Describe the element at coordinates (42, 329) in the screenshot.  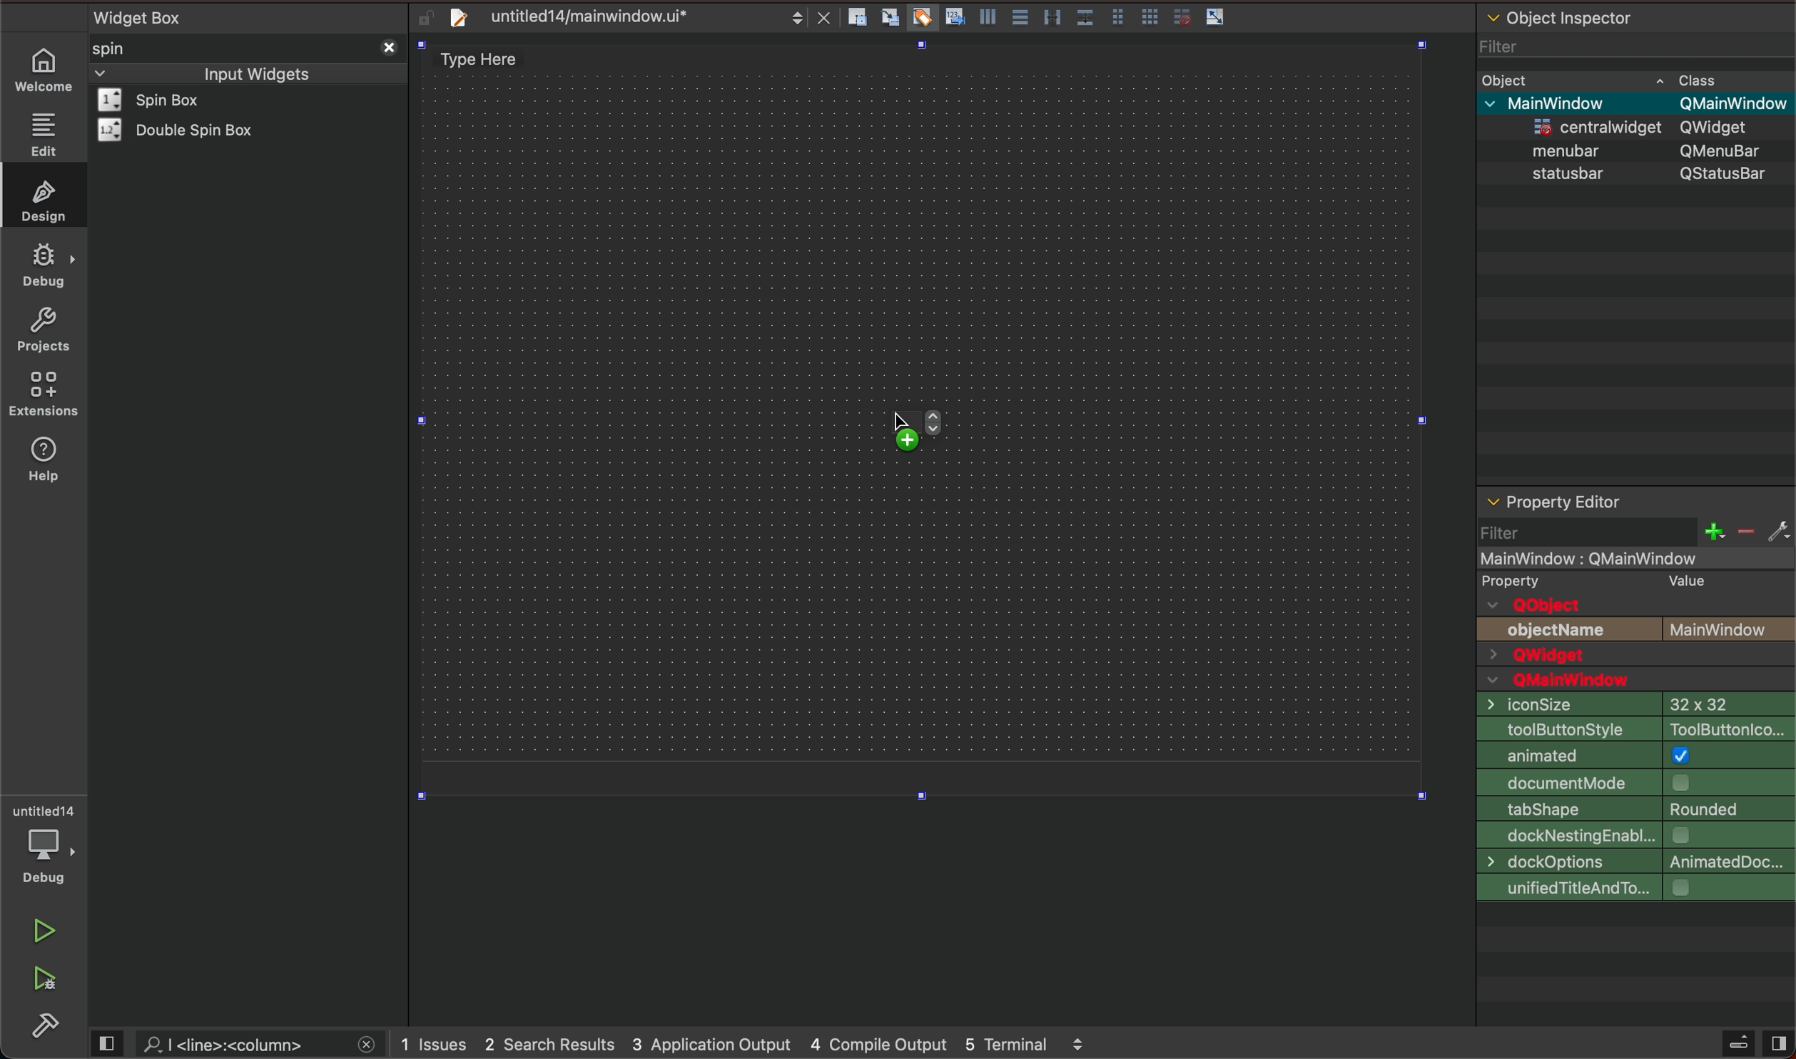
I see `projects` at that location.